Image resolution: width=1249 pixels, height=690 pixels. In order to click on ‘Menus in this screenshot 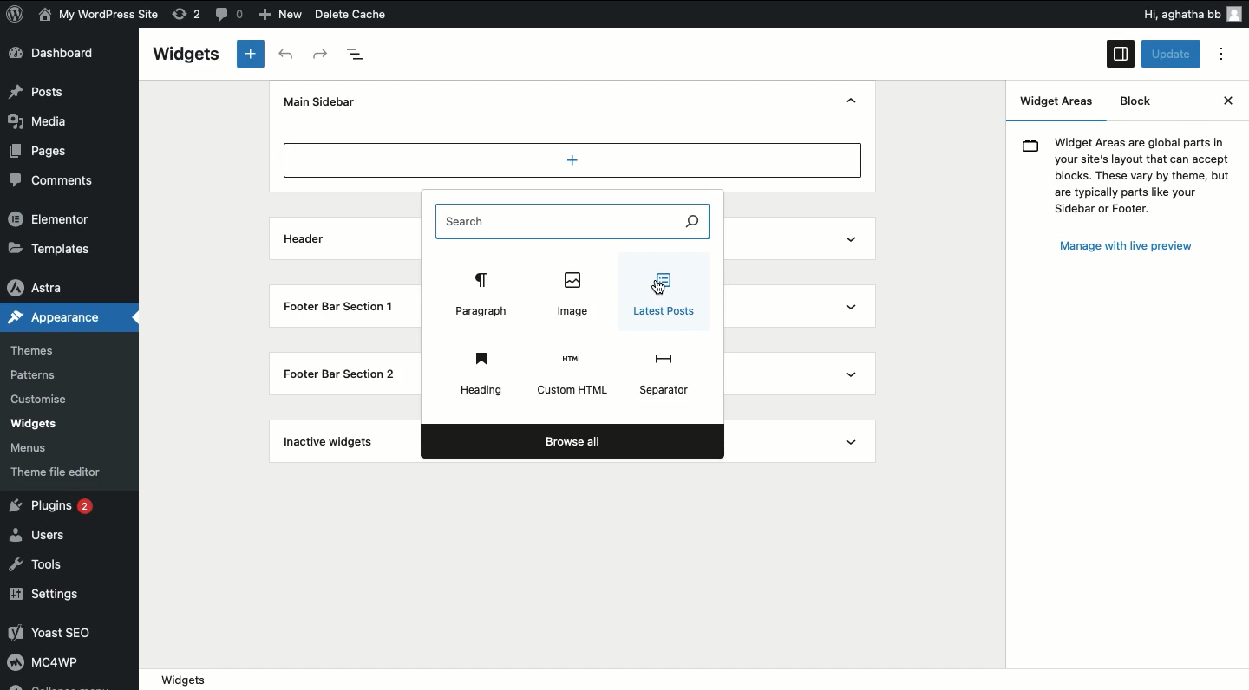, I will do `click(34, 446)`.